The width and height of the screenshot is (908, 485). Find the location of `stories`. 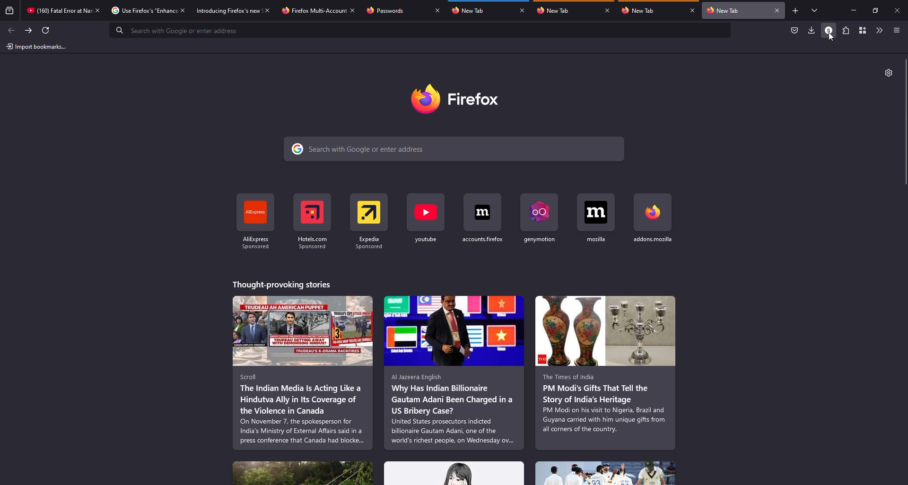

stories is located at coordinates (607, 473).